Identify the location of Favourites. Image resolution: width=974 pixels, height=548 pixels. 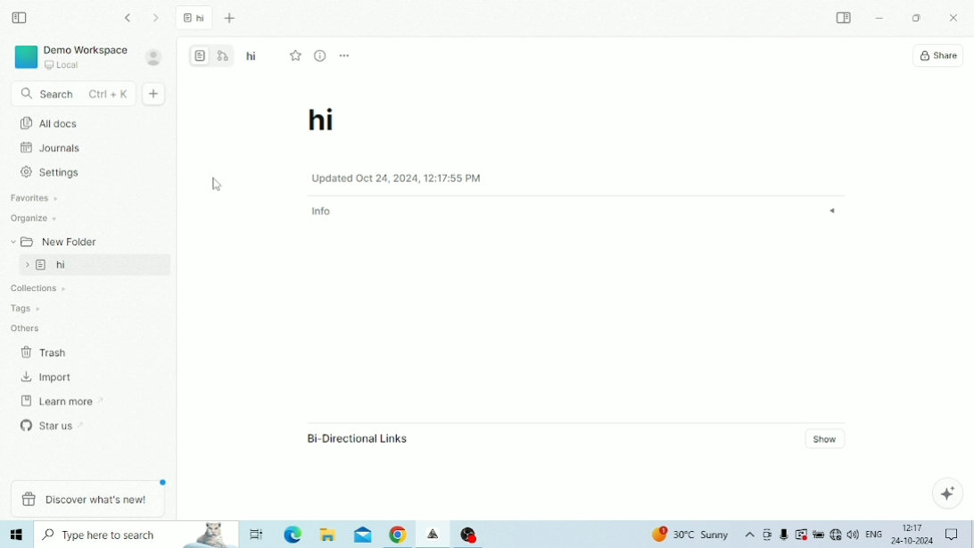
(36, 198).